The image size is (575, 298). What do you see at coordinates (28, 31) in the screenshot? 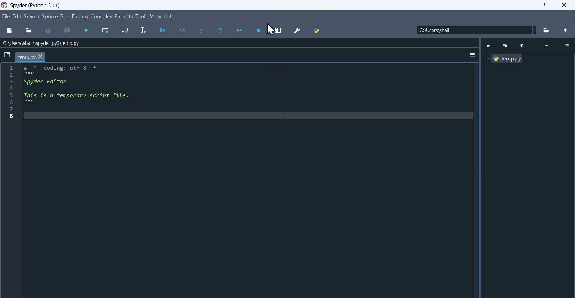
I see `Open` at bounding box center [28, 31].